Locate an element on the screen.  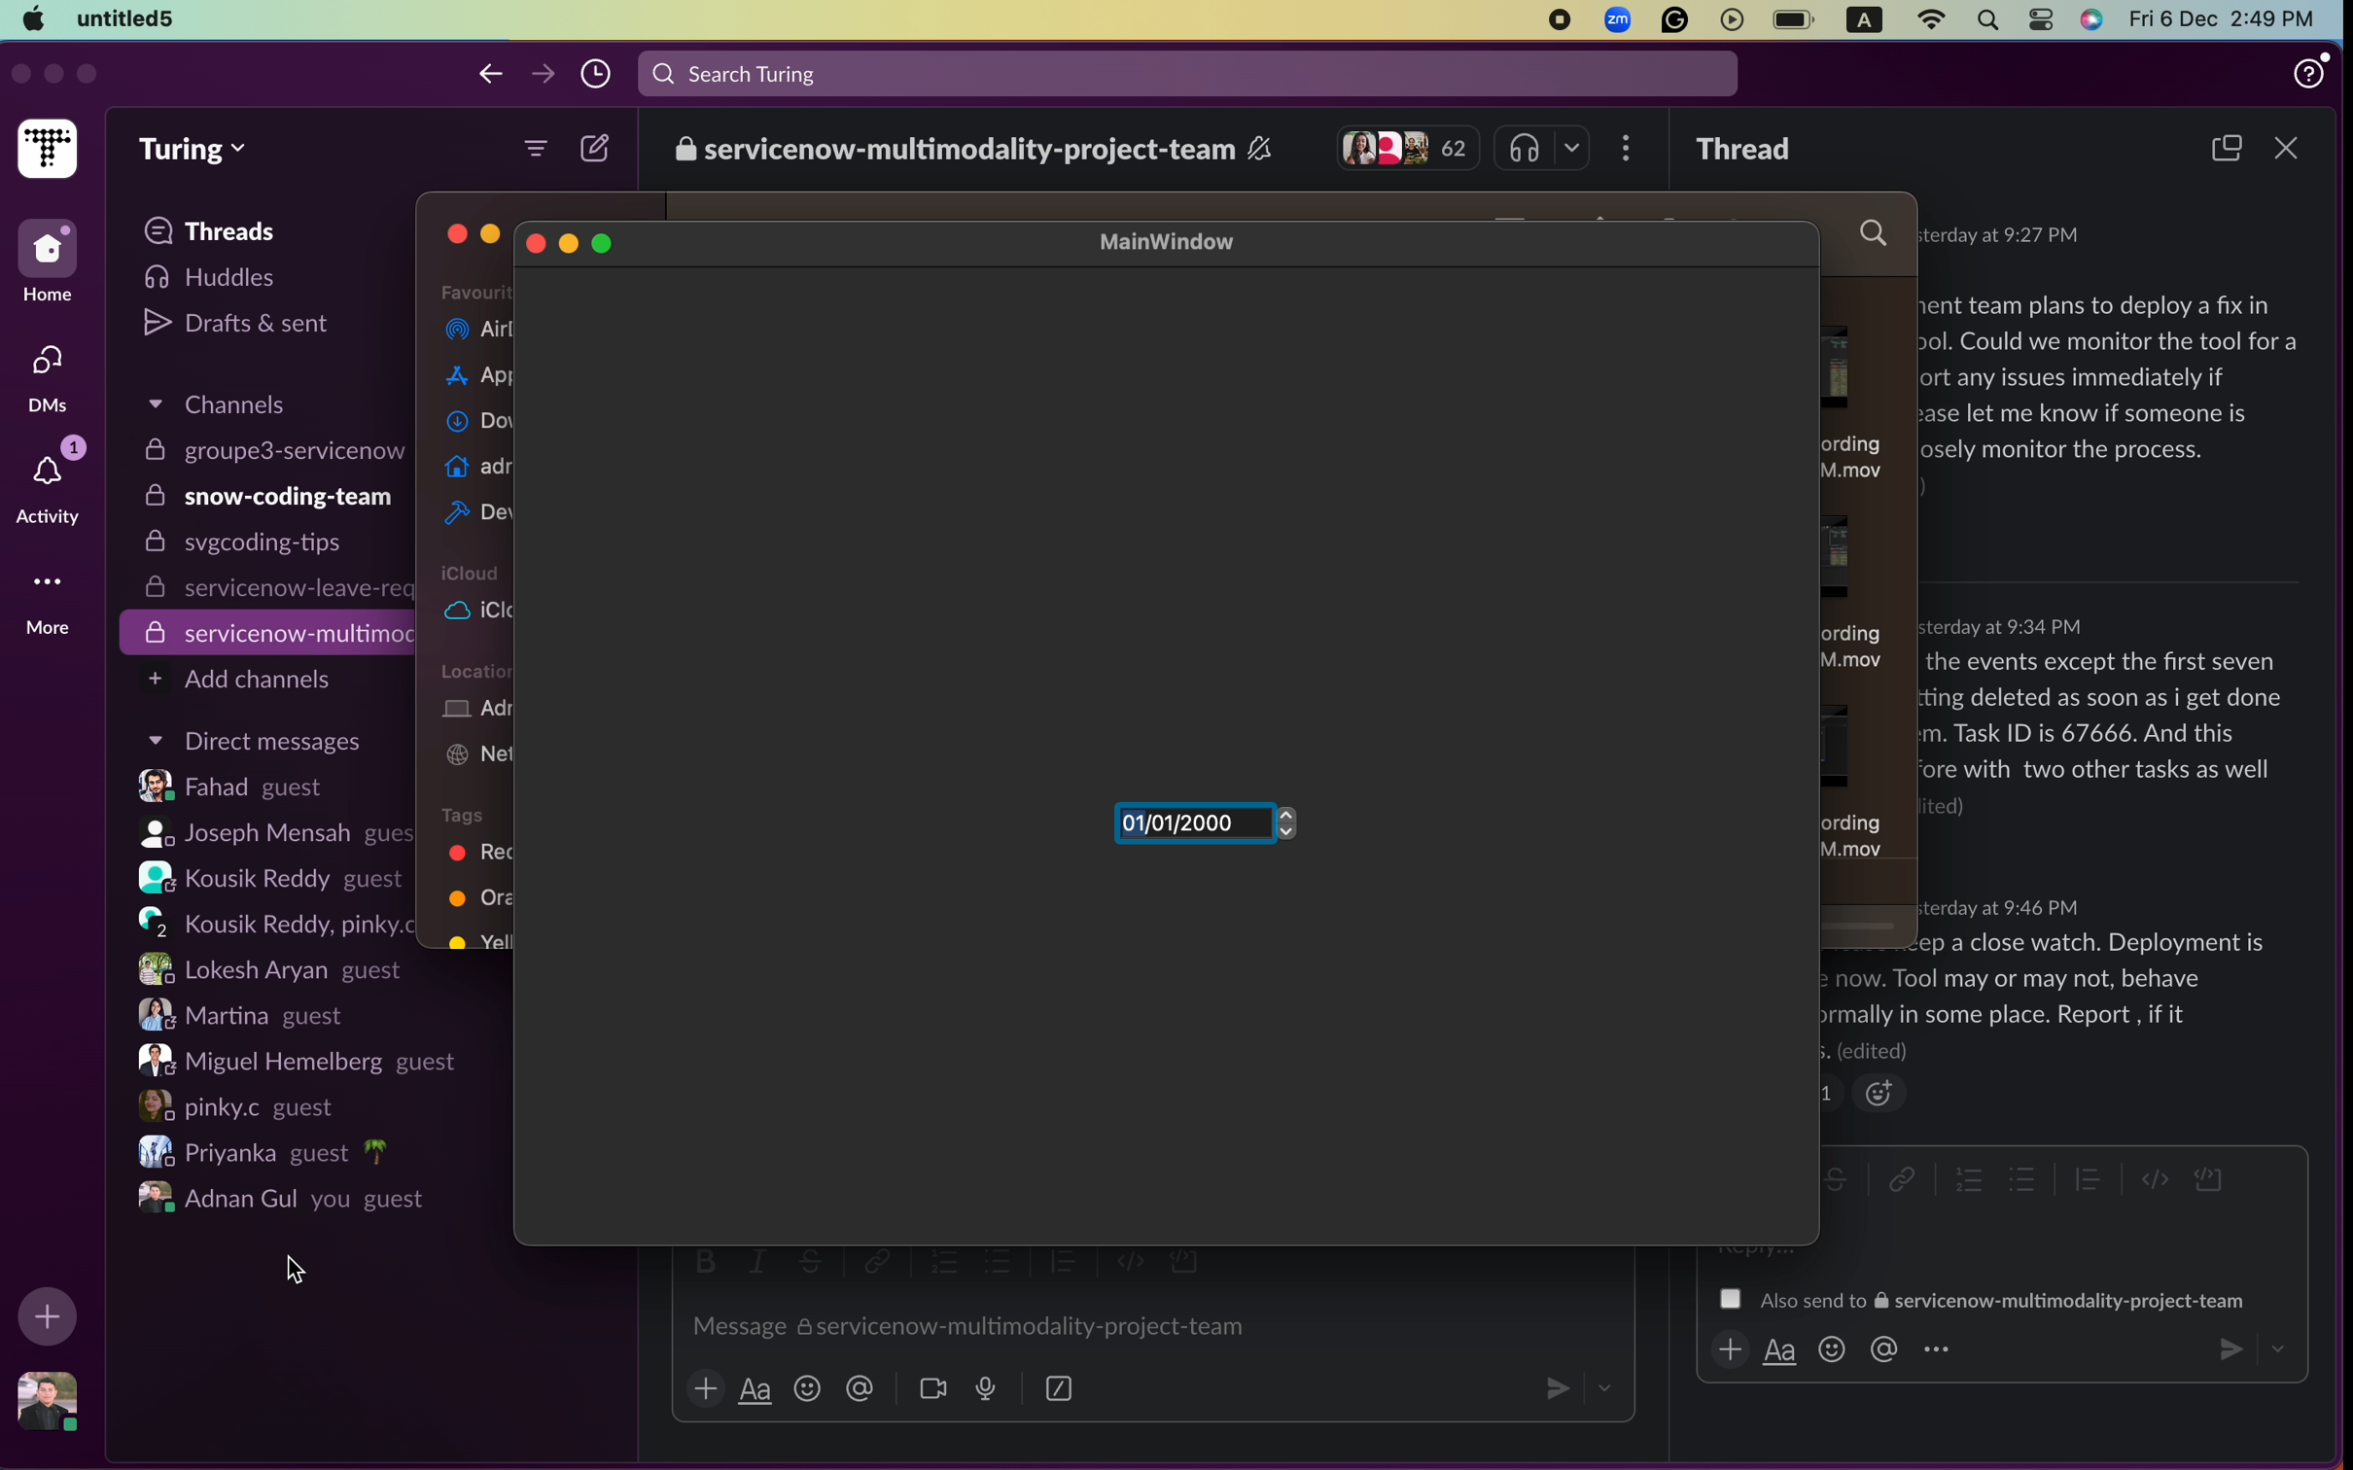
servicenow-leave is located at coordinates (272, 589).